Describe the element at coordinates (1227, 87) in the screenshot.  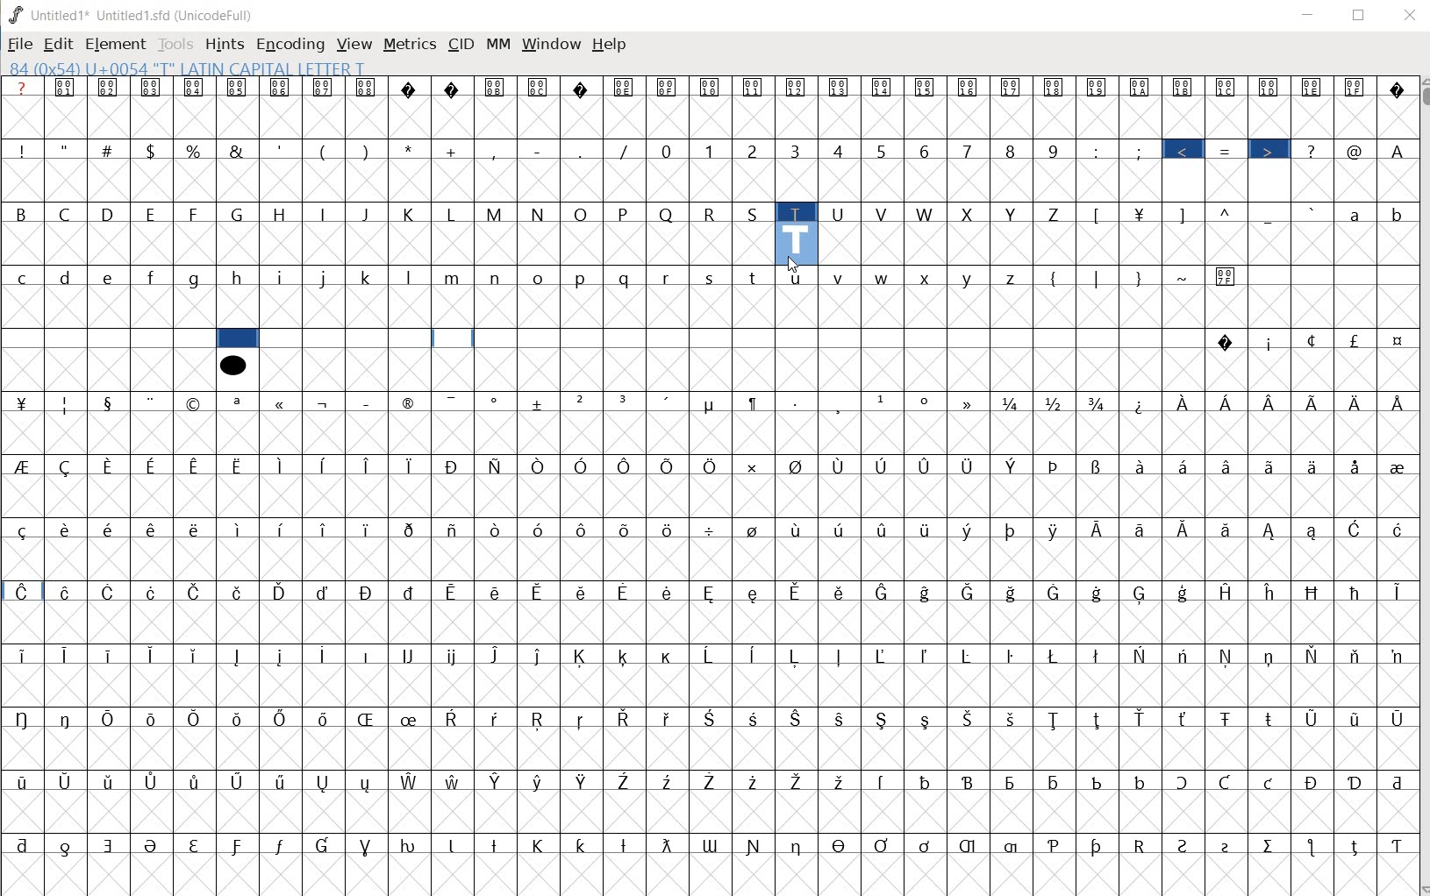
I see `Symbol` at that location.